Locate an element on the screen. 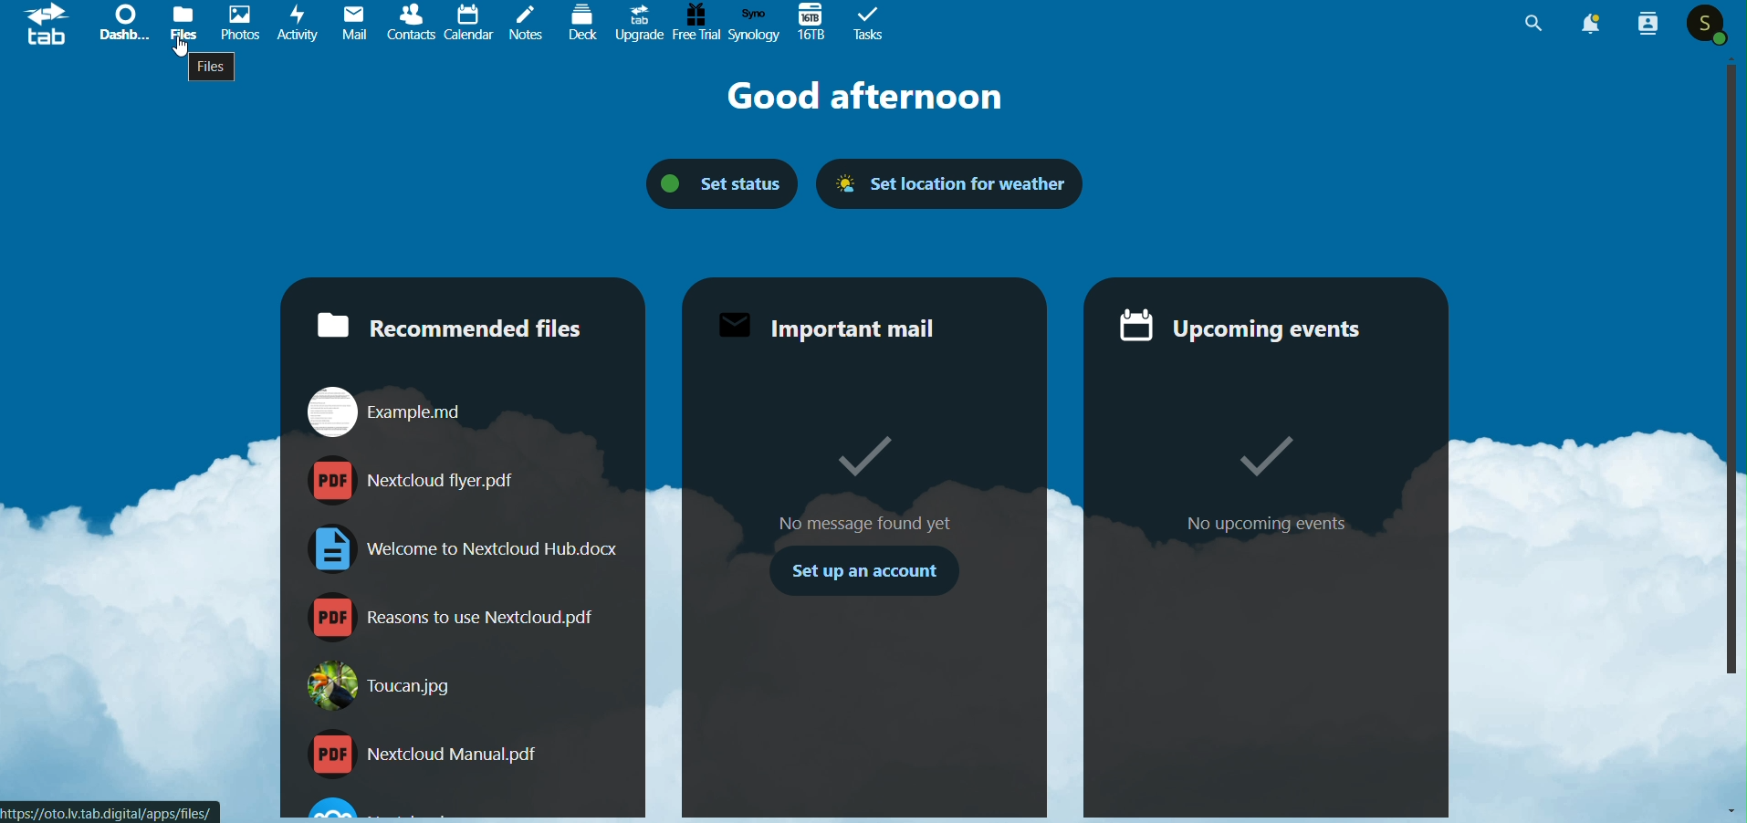 This screenshot has width=1747, height=823. Deck is located at coordinates (585, 25).